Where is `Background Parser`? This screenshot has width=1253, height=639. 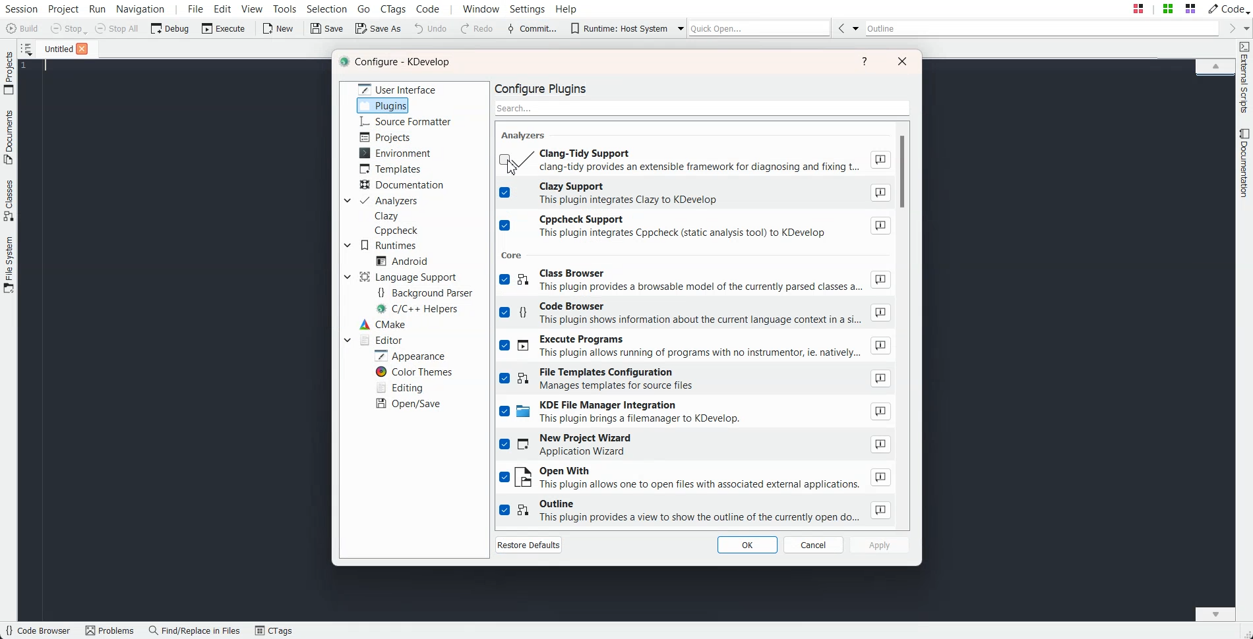
Background Parser is located at coordinates (425, 292).